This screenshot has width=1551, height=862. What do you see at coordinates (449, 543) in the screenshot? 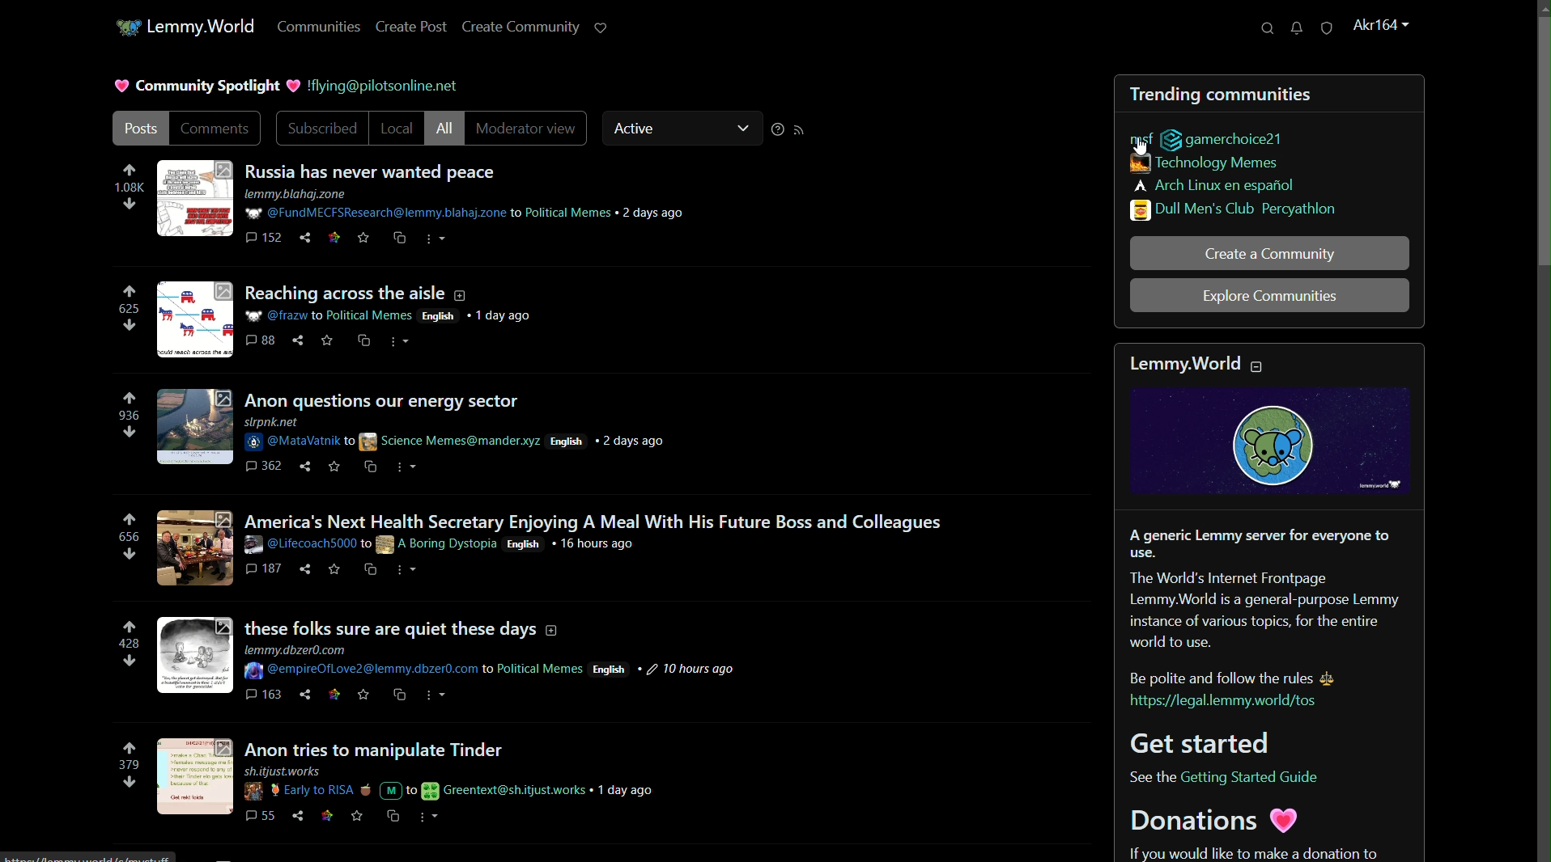
I see `post details` at bounding box center [449, 543].